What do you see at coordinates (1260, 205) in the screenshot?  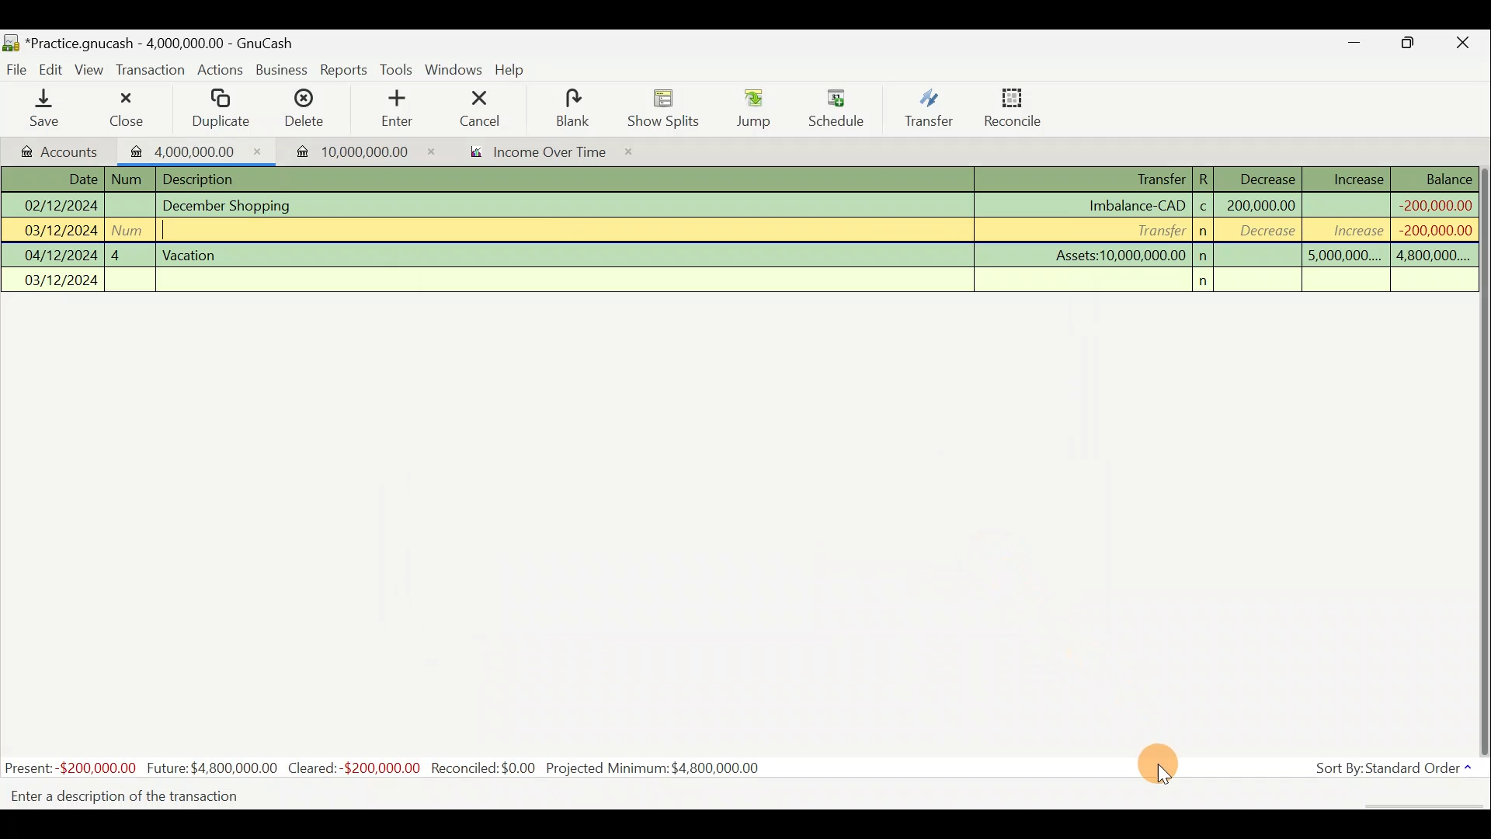 I see `200,000,000` at bounding box center [1260, 205].